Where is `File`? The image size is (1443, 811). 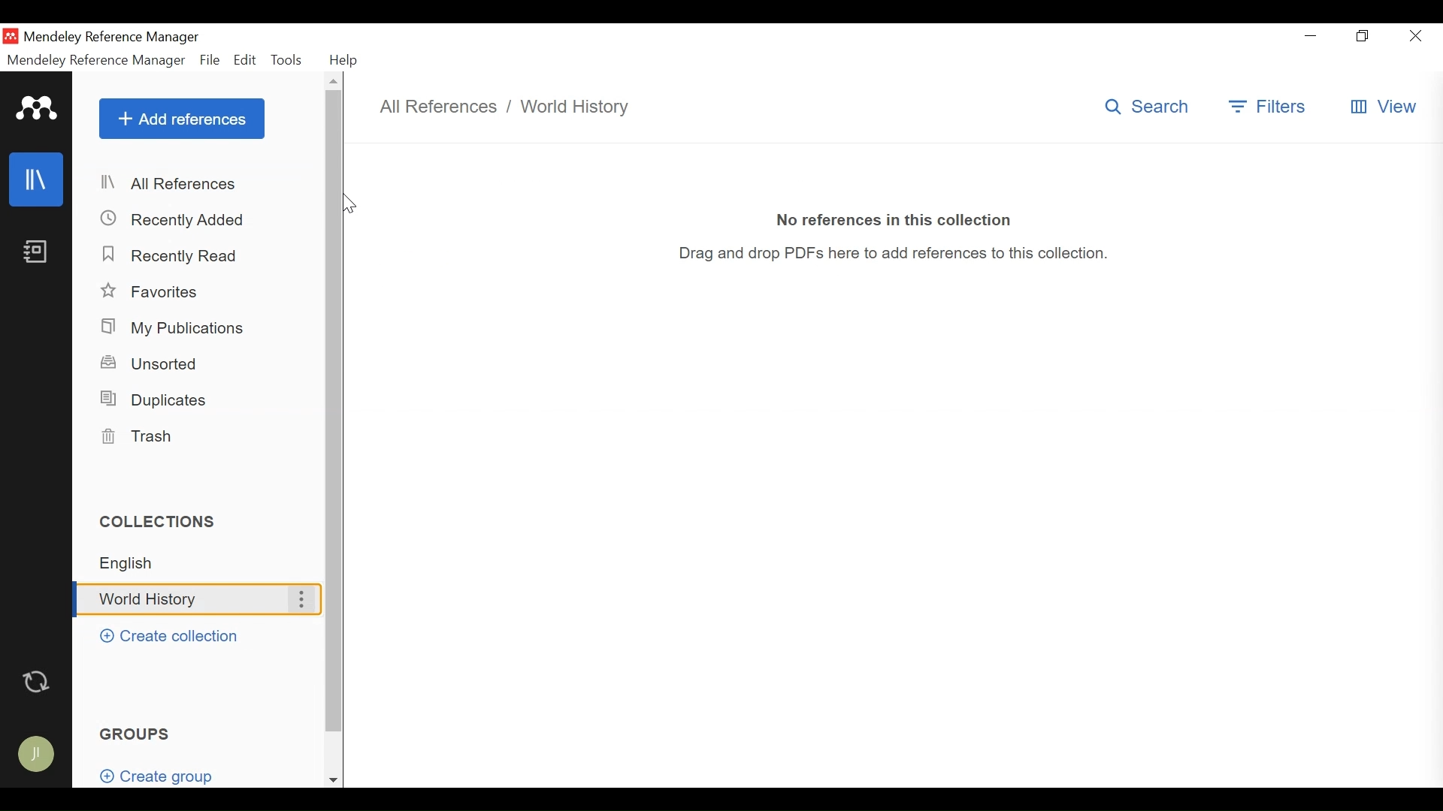 File is located at coordinates (210, 60).